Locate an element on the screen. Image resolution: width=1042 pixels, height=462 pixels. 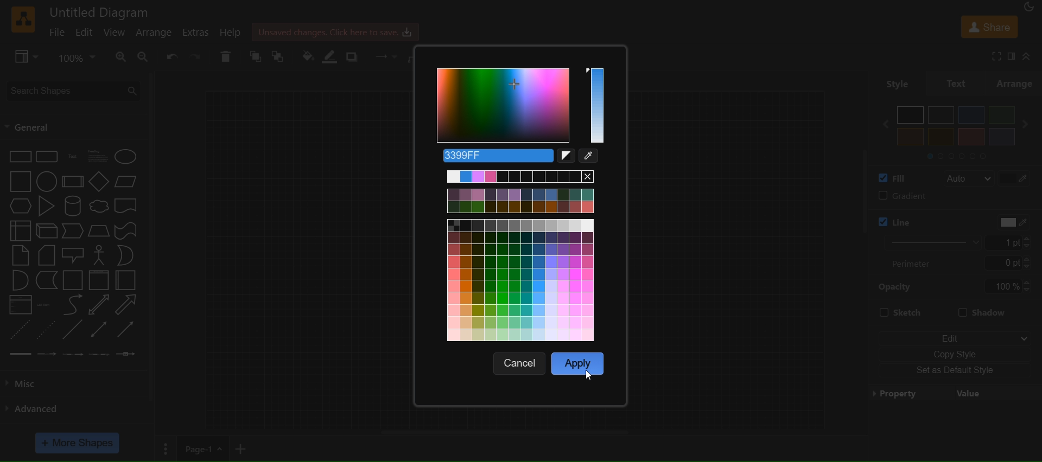
curve is located at coordinates (73, 306).